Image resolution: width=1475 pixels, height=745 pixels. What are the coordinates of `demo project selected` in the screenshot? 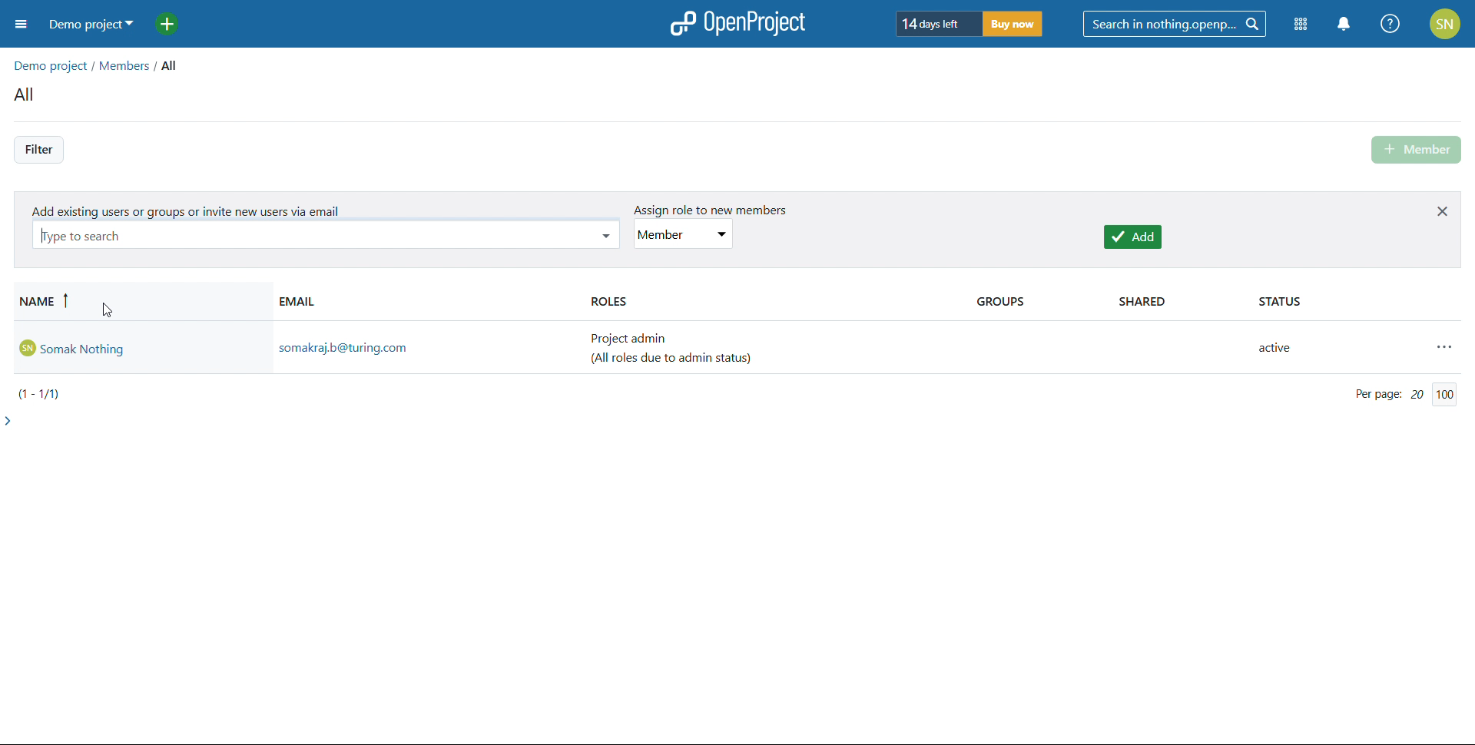 It's located at (87, 25).